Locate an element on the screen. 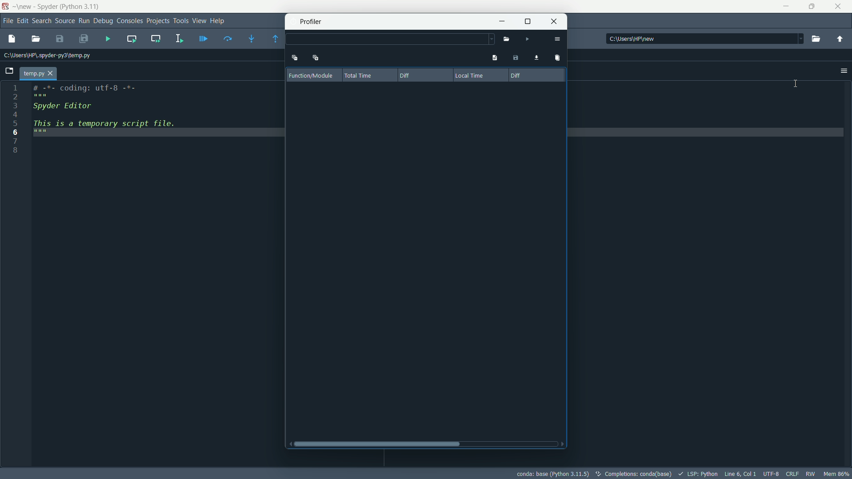 This screenshot has width=852, height=479. file encoding is located at coordinates (771, 475).